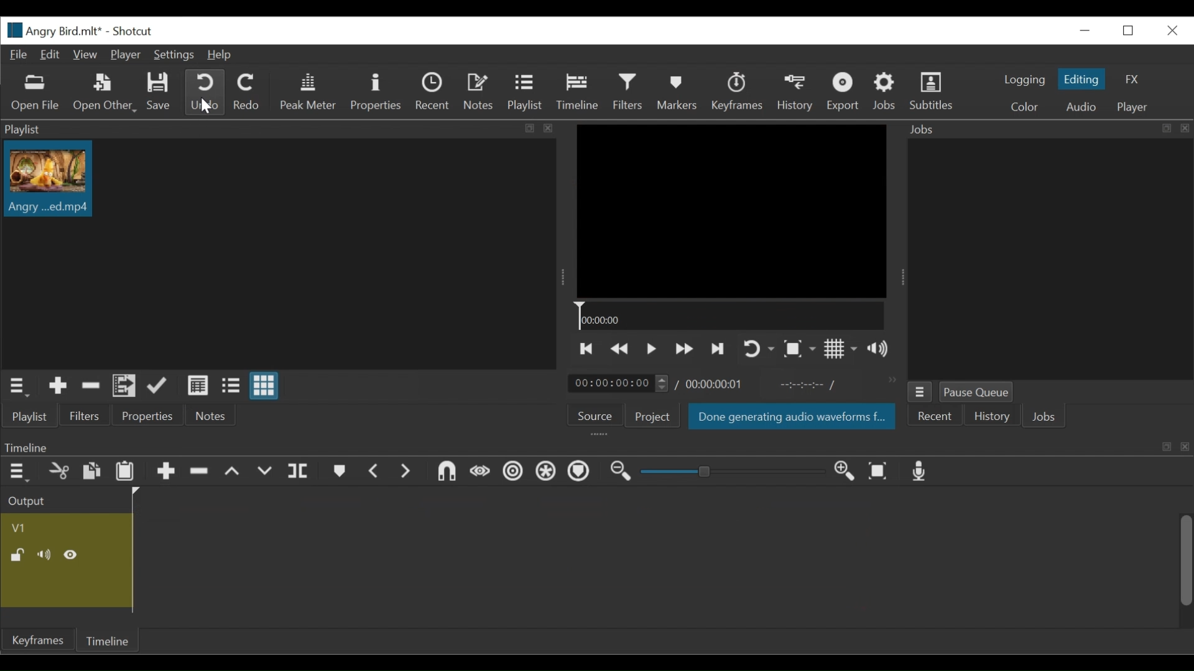  Describe the element at coordinates (405, 471) in the screenshot. I see `next marker` at that location.